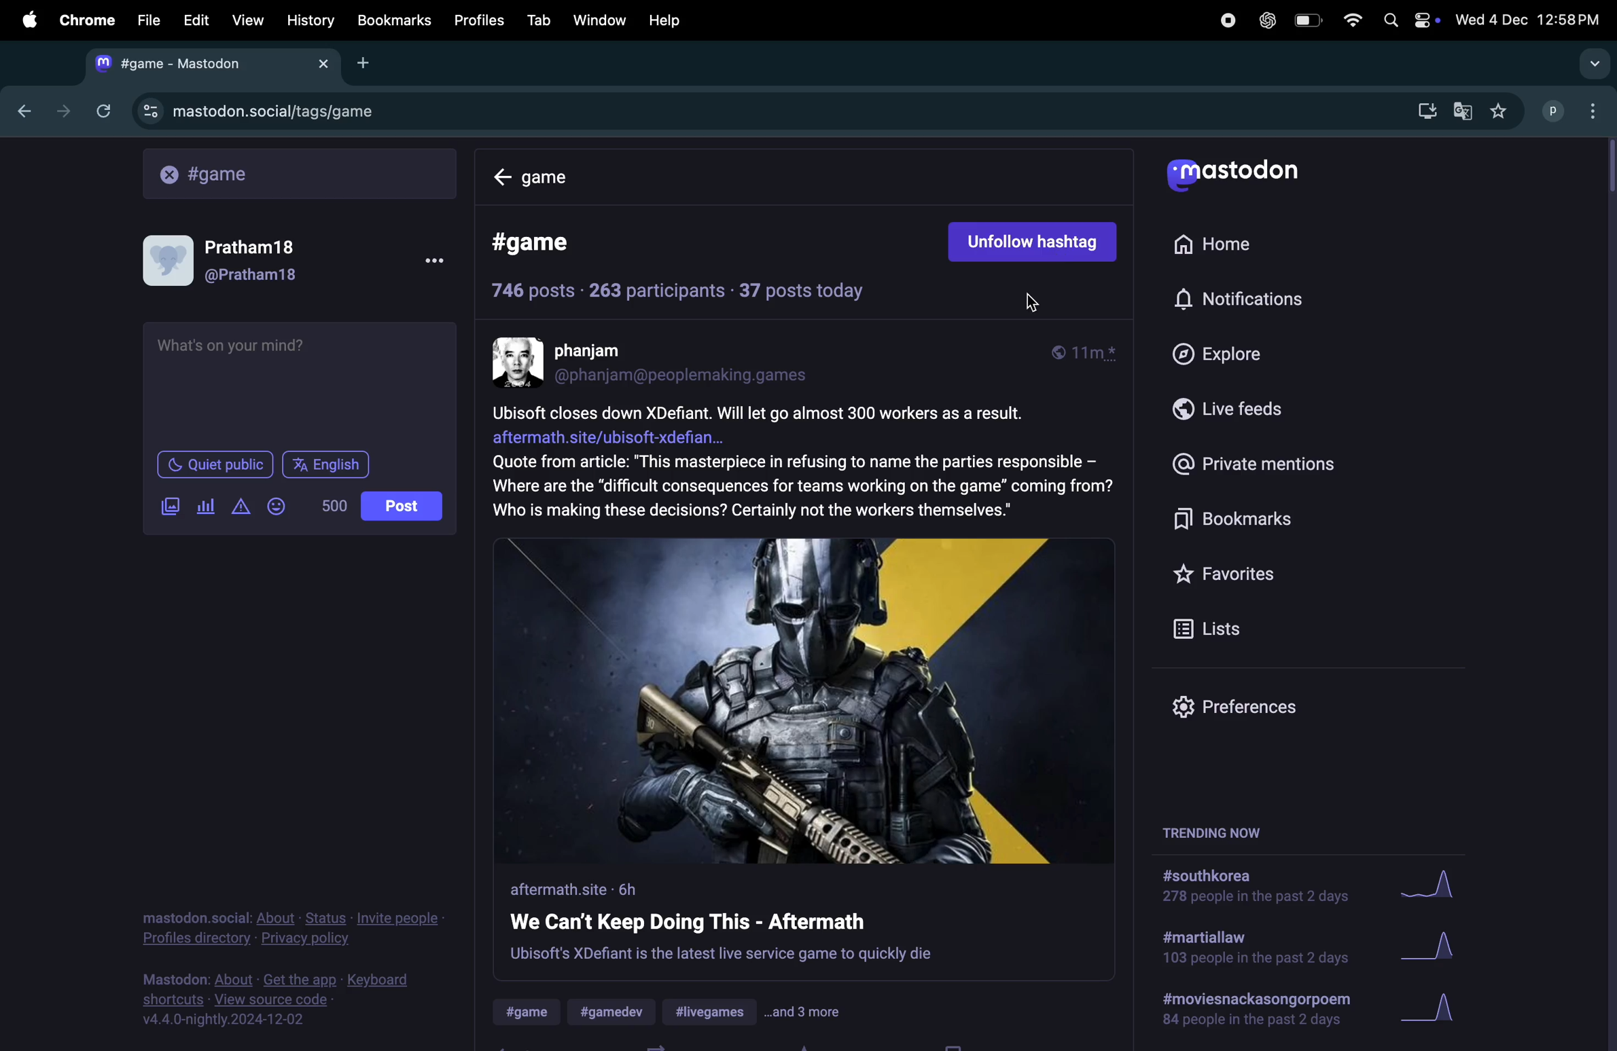 The width and height of the screenshot is (1617, 1051). Describe the element at coordinates (1349, 19) in the screenshot. I see `wifi` at that location.